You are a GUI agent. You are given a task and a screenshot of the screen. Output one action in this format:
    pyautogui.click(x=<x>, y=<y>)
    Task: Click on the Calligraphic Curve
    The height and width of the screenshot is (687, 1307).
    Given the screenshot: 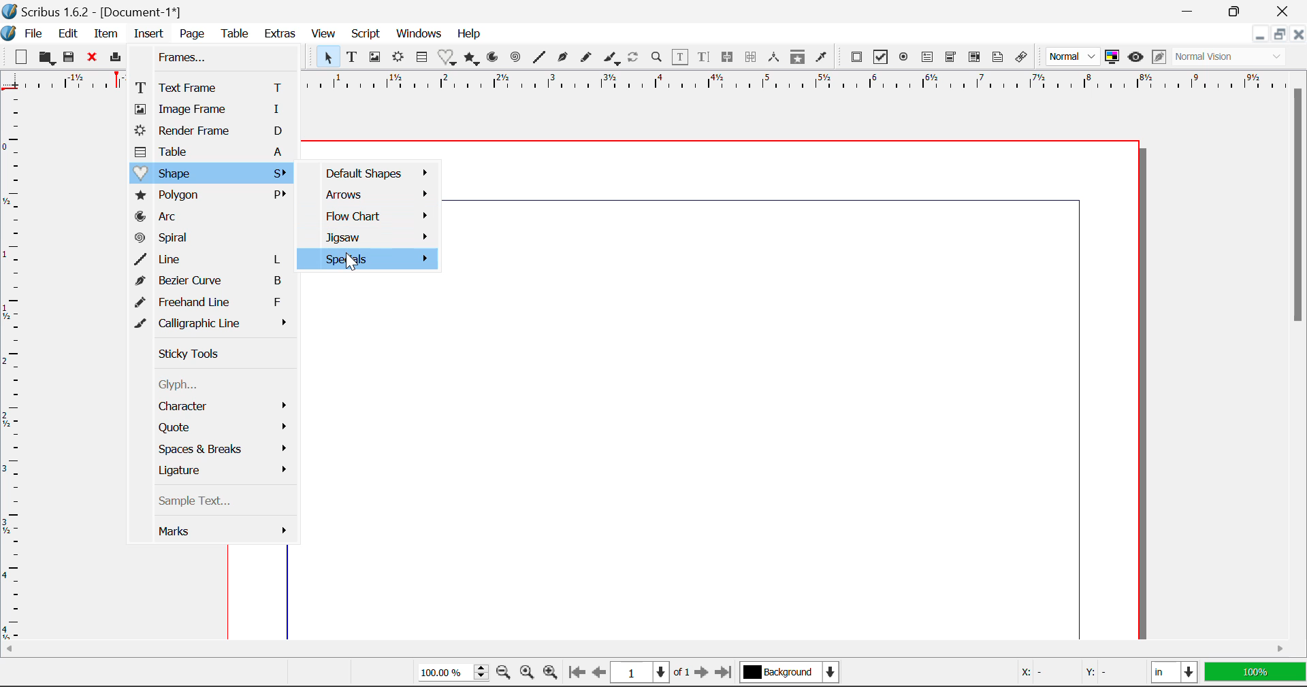 What is the action you would take?
    pyautogui.click(x=612, y=60)
    